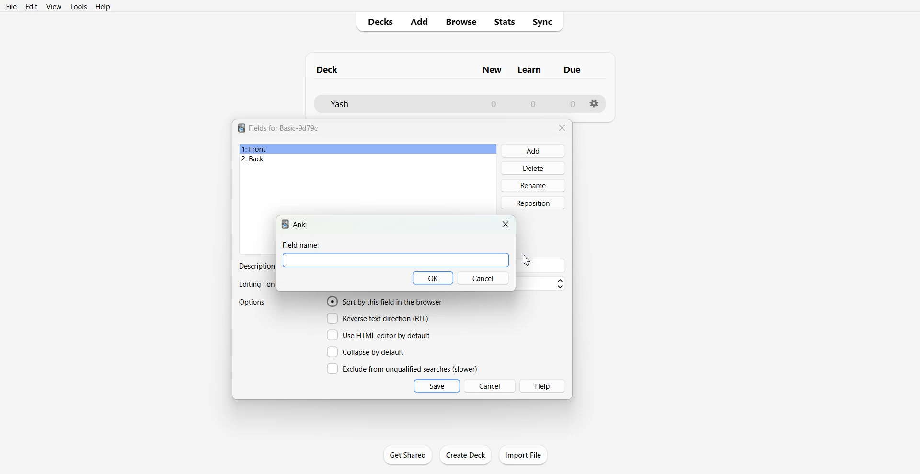 The image size is (920, 474). I want to click on Text, so click(301, 245).